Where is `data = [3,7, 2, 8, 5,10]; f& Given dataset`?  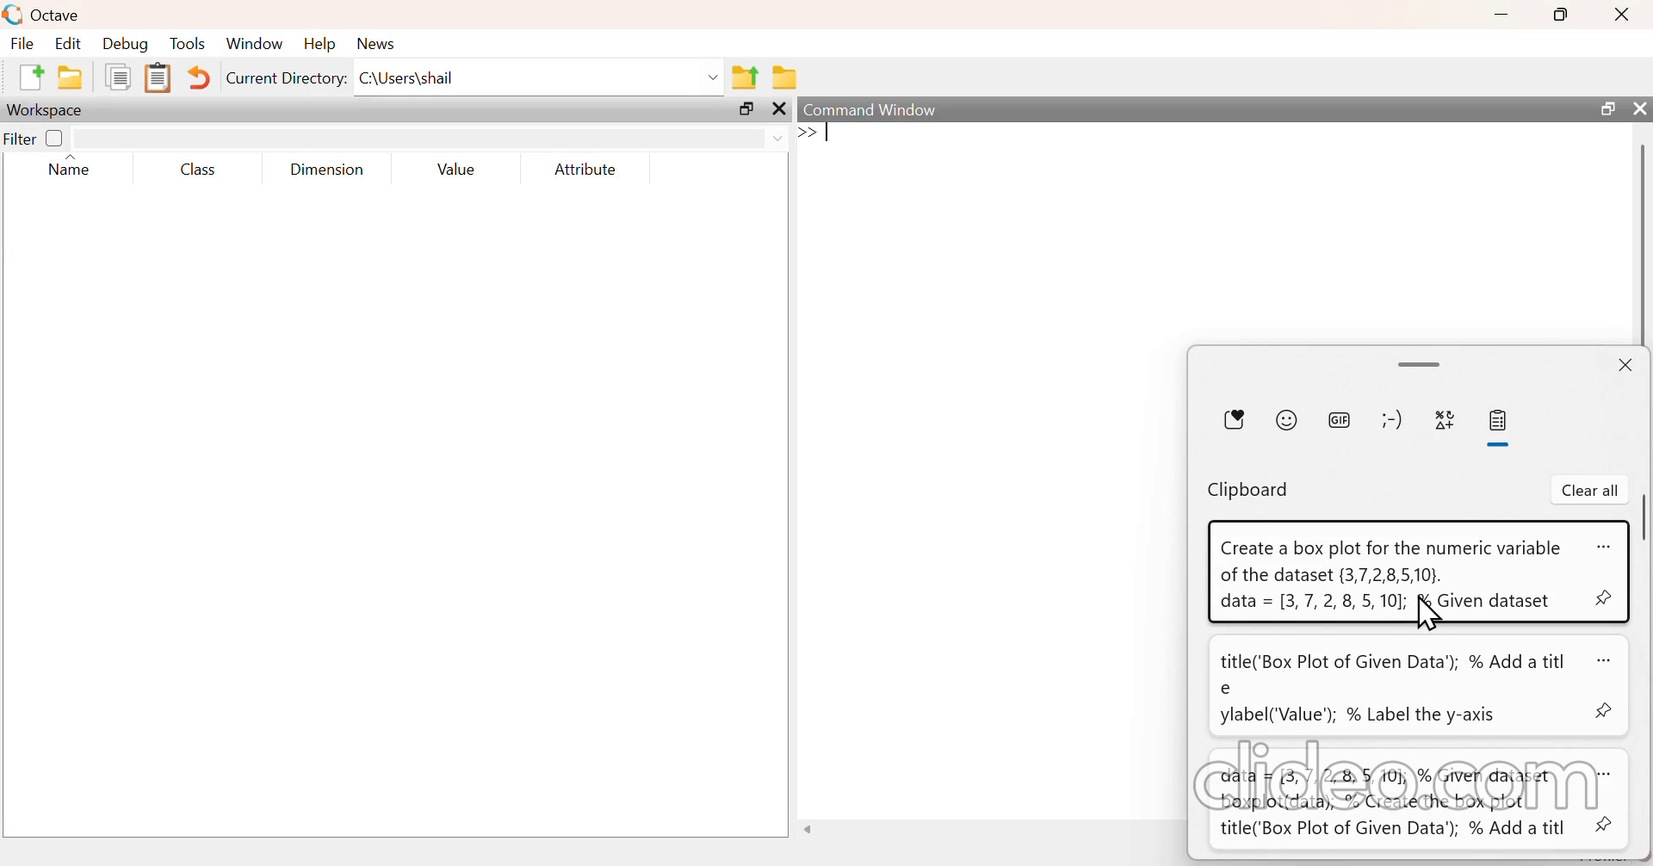 data = [3,7, 2, 8, 5,10]; f& Given dataset is located at coordinates (1377, 603).